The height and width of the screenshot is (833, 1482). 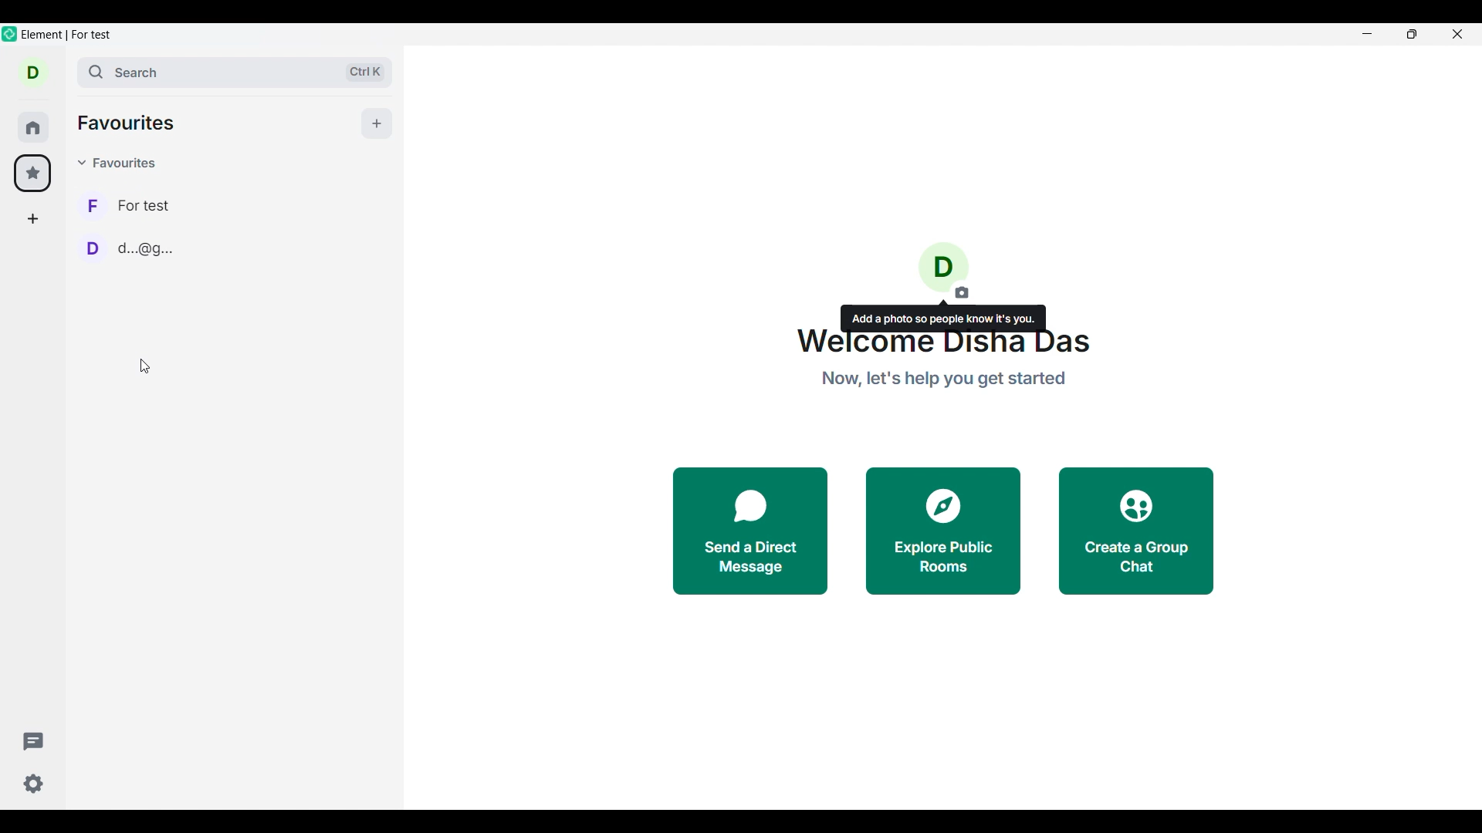 I want to click on Current account, so click(x=33, y=72).